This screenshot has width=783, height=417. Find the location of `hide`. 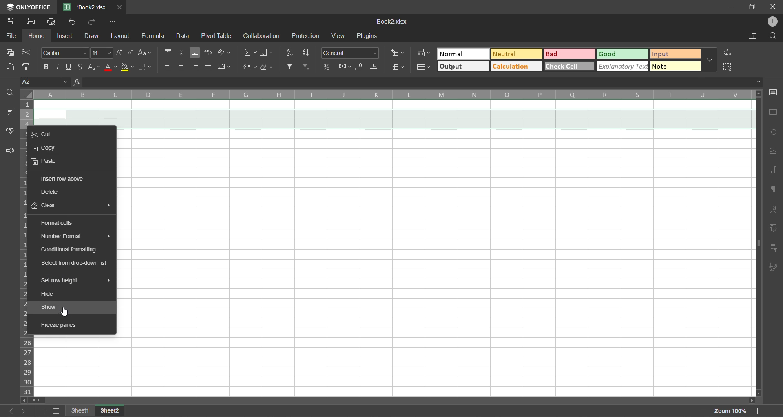

hide is located at coordinates (48, 293).